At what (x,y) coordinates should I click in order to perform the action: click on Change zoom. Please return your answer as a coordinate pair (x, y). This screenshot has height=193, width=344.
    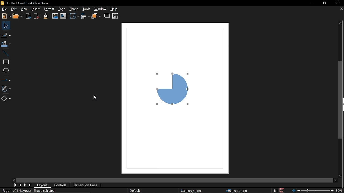
    Looking at the image, I should click on (313, 191).